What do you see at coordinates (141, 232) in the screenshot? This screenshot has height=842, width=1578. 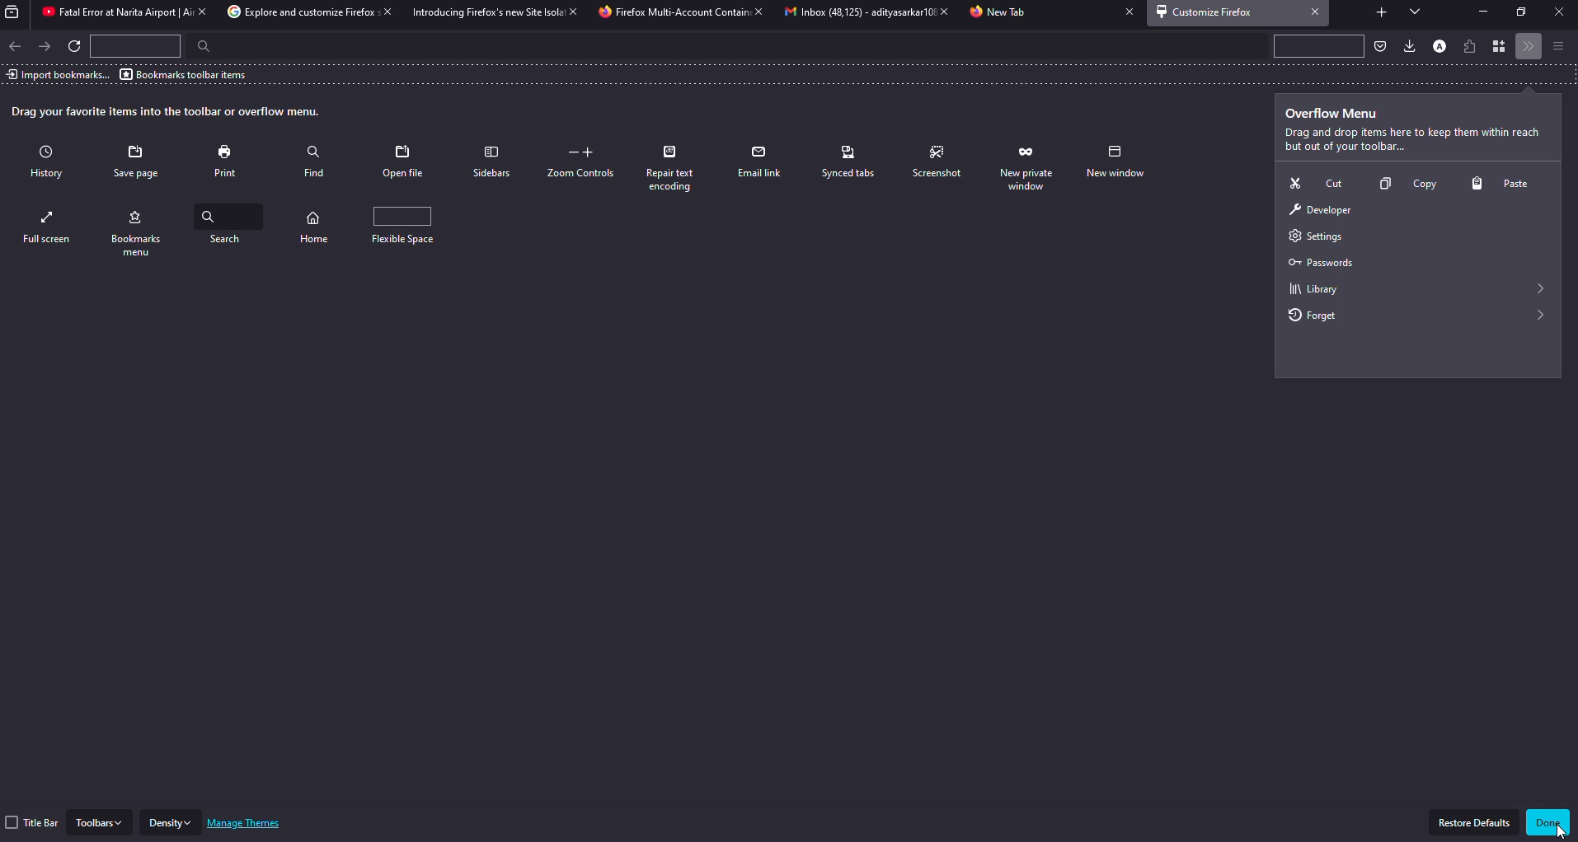 I see `full screen` at bounding box center [141, 232].